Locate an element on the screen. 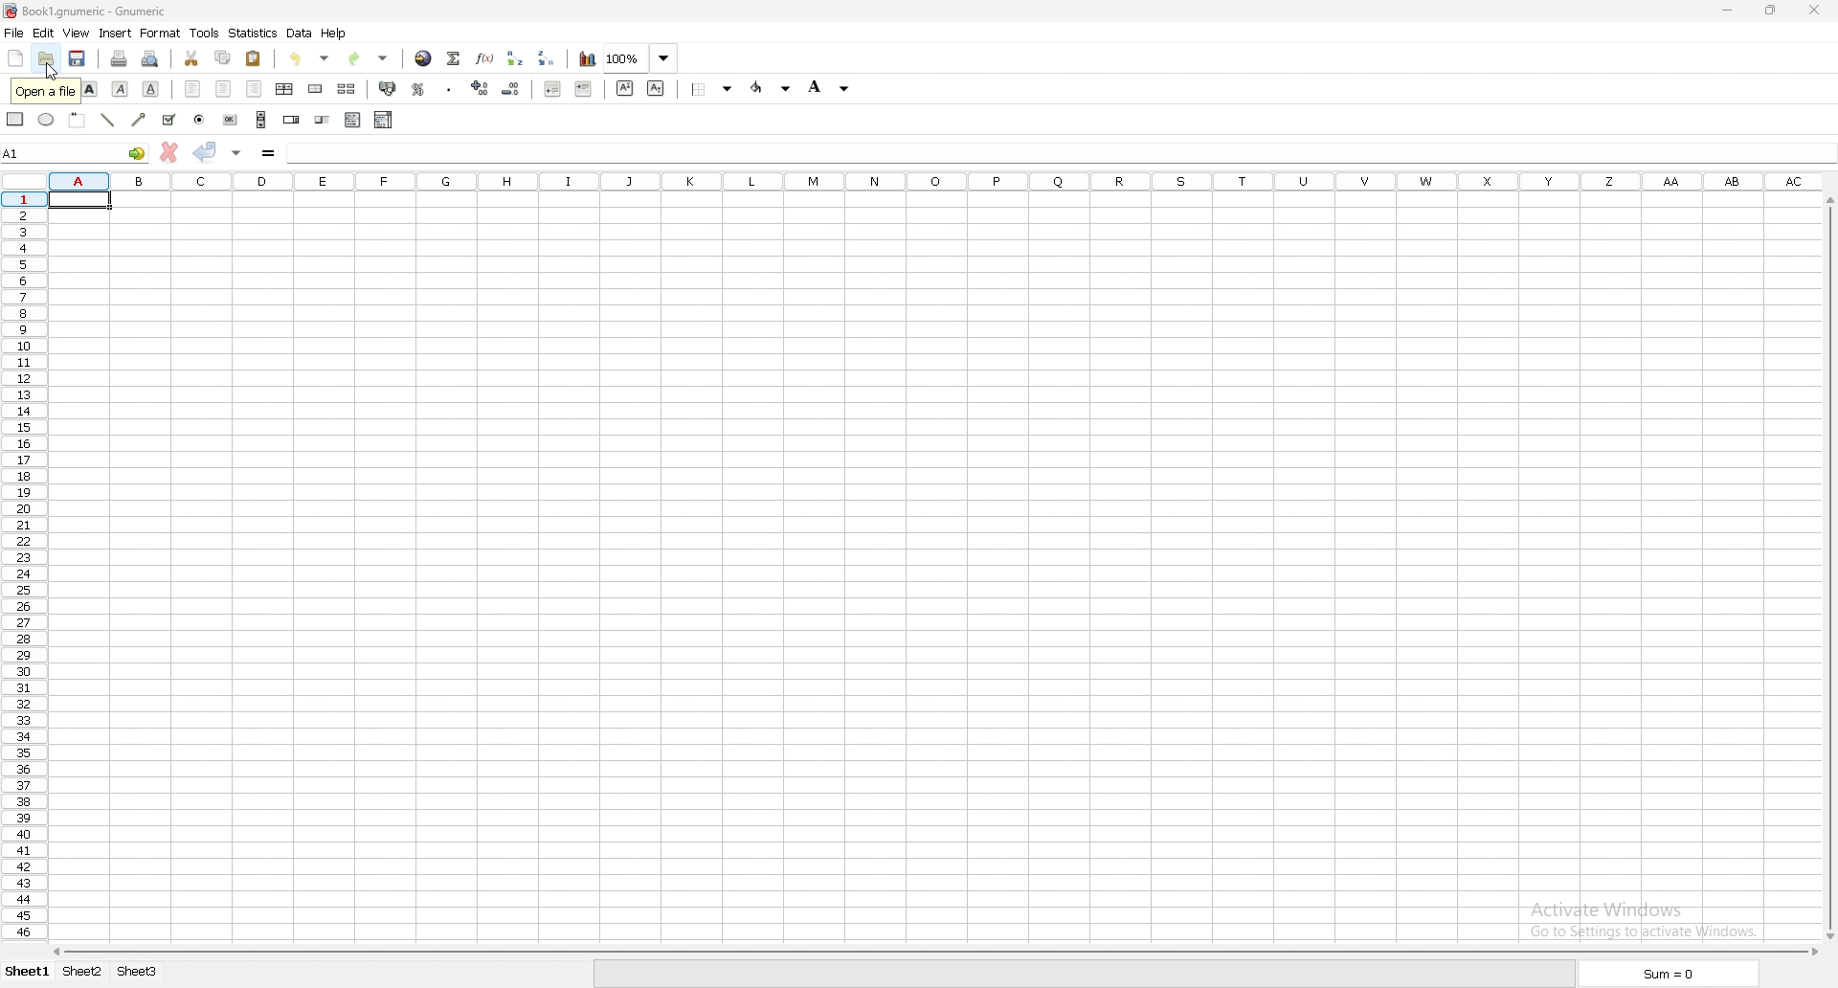 The width and height of the screenshot is (1838, 988). button is located at coordinates (232, 121).